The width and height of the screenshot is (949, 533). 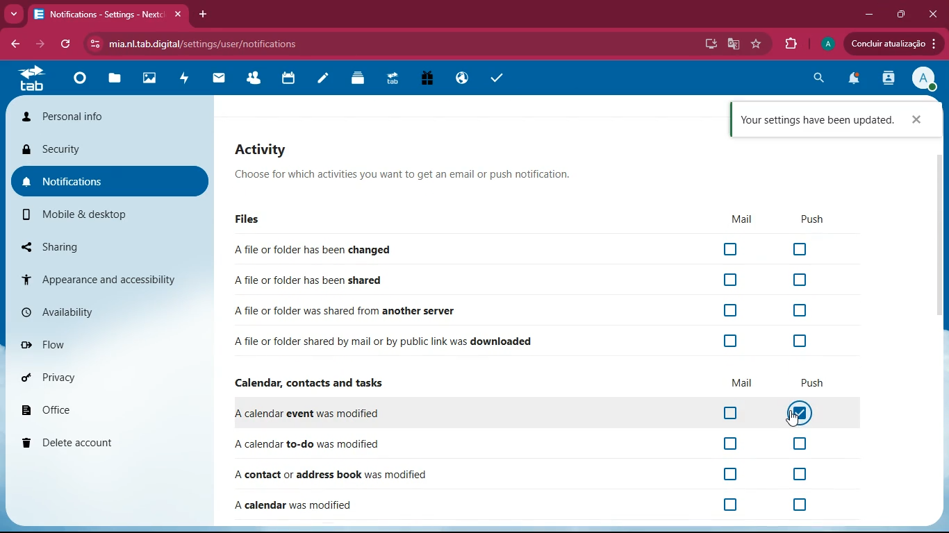 I want to click on home, so click(x=77, y=85).